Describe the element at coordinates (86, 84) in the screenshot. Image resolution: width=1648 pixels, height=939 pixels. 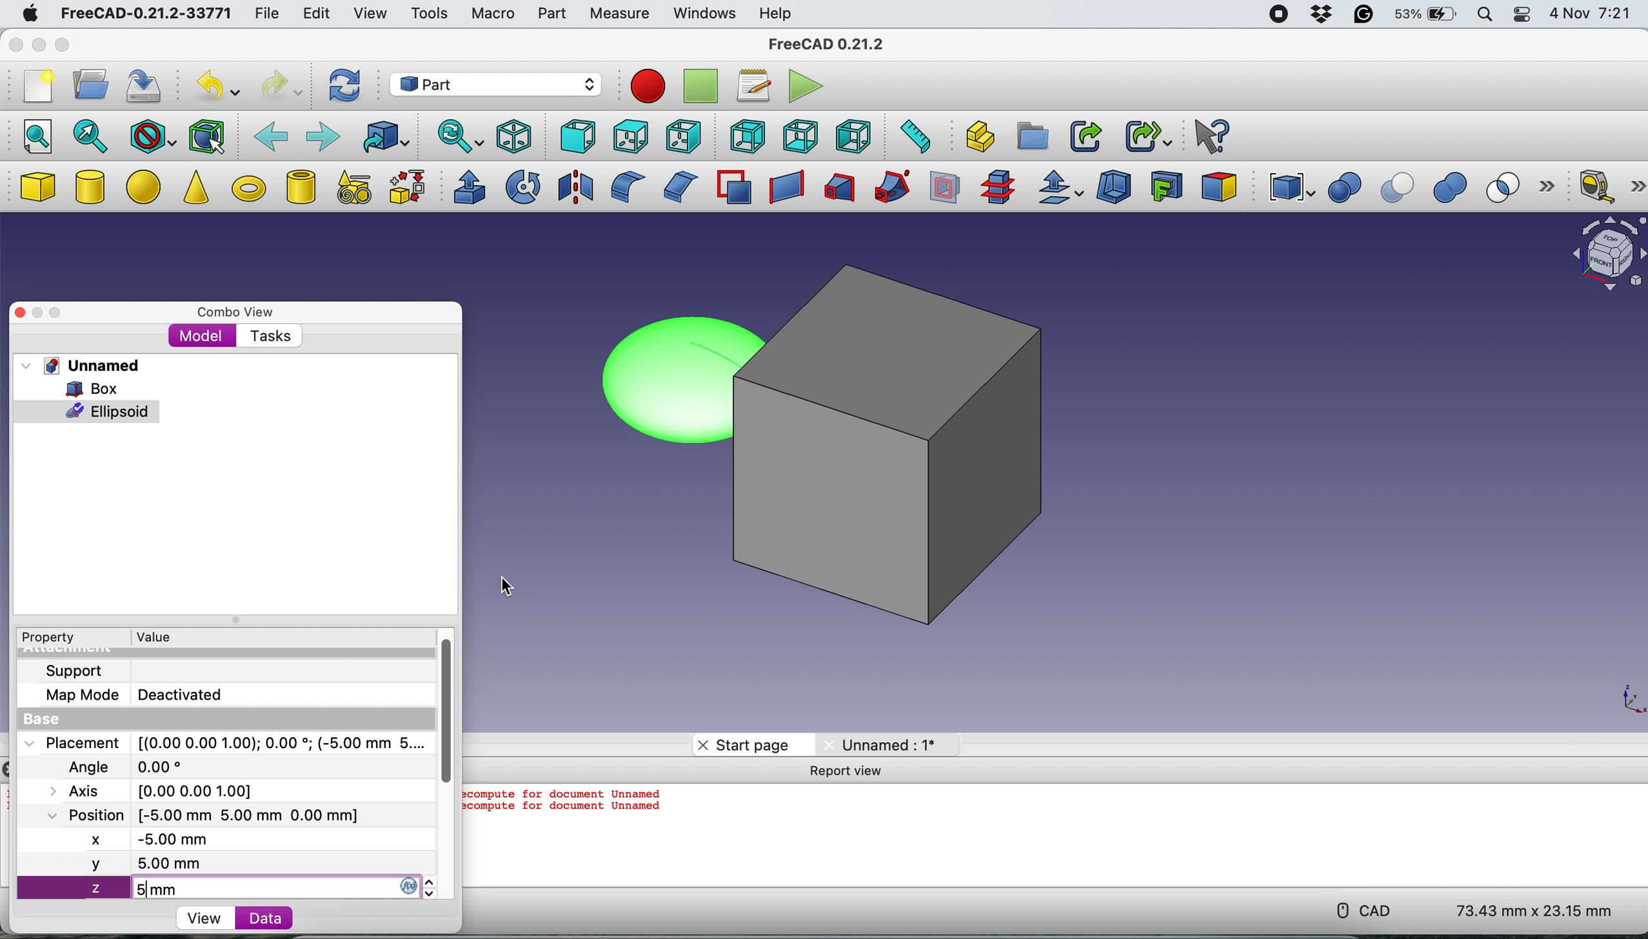
I see `open` at that location.